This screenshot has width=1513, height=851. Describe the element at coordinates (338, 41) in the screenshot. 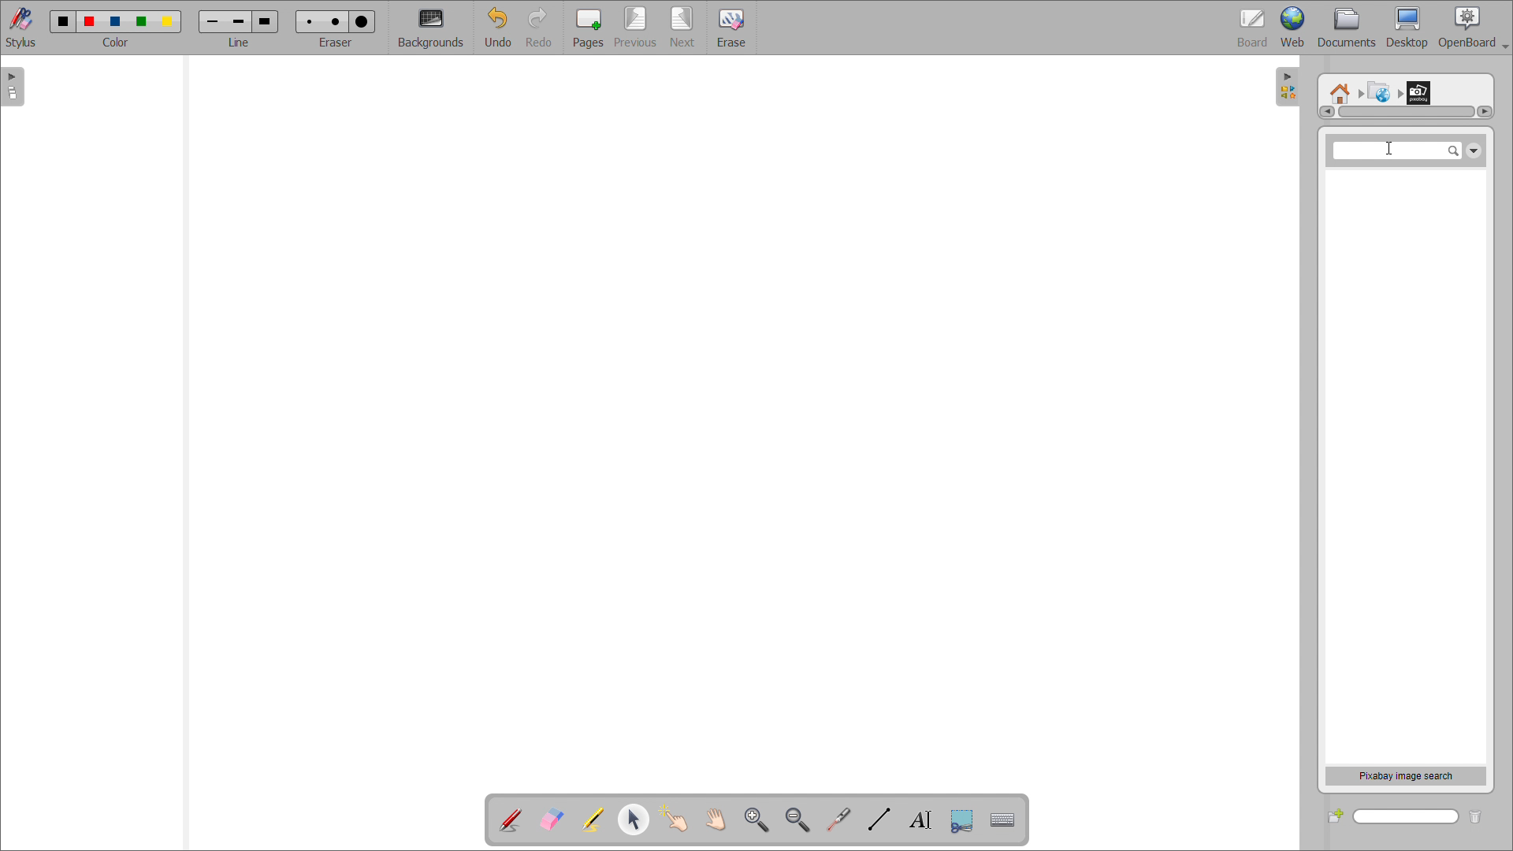

I see `eraser` at that location.